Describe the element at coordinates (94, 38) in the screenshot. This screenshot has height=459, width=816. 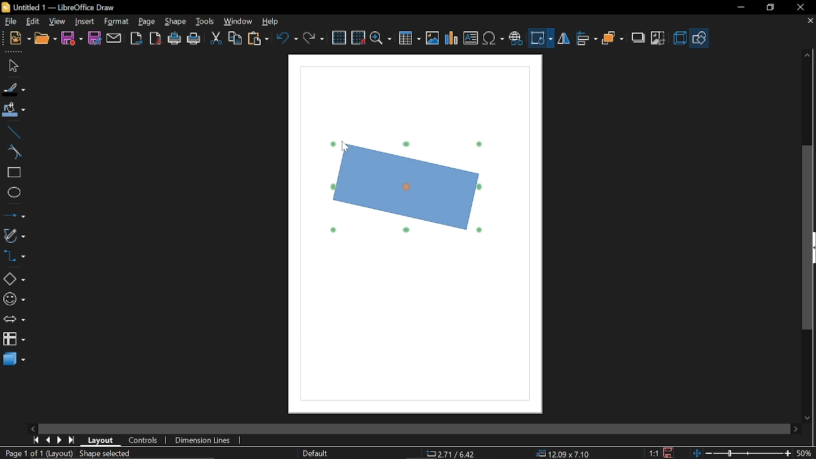
I see `save as` at that location.